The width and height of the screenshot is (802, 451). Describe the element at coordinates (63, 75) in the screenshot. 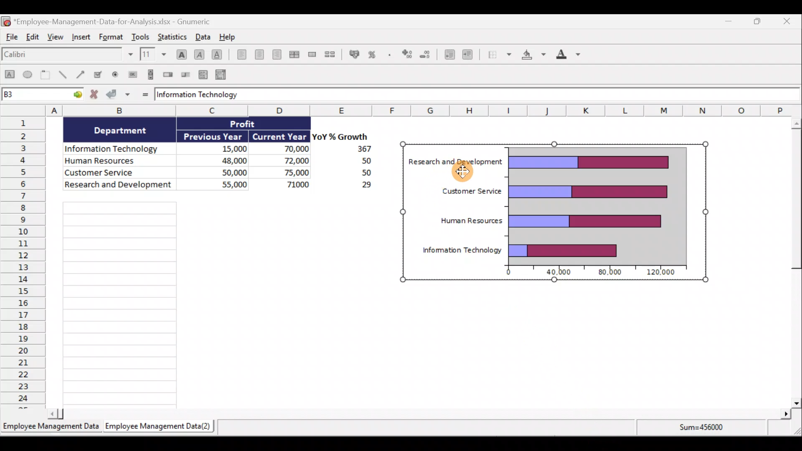

I see `Create a line object` at that location.